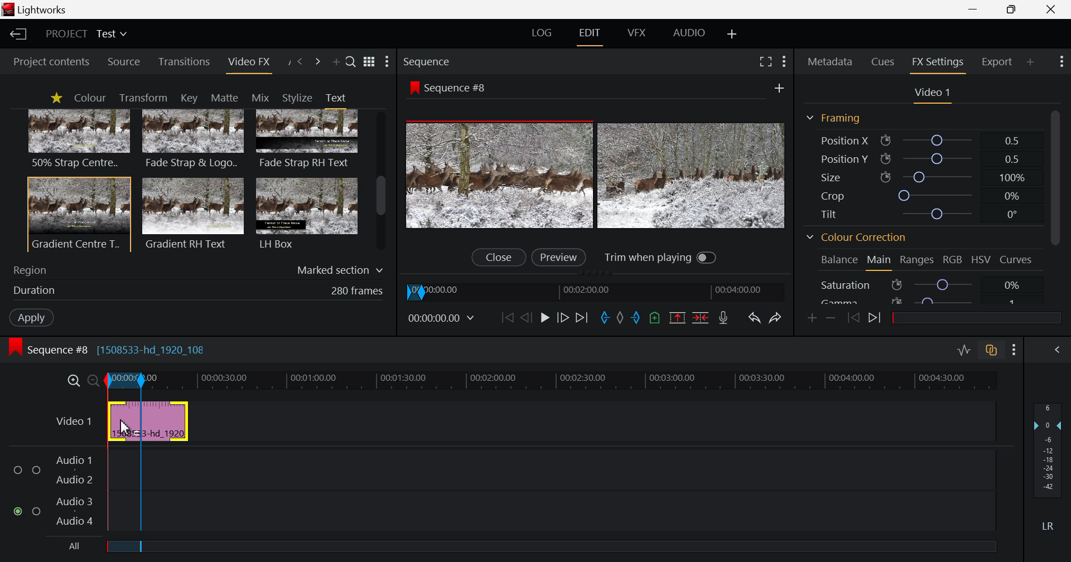 The height and width of the screenshot is (562, 1071). Describe the element at coordinates (921, 176) in the screenshot. I see `Size` at that location.